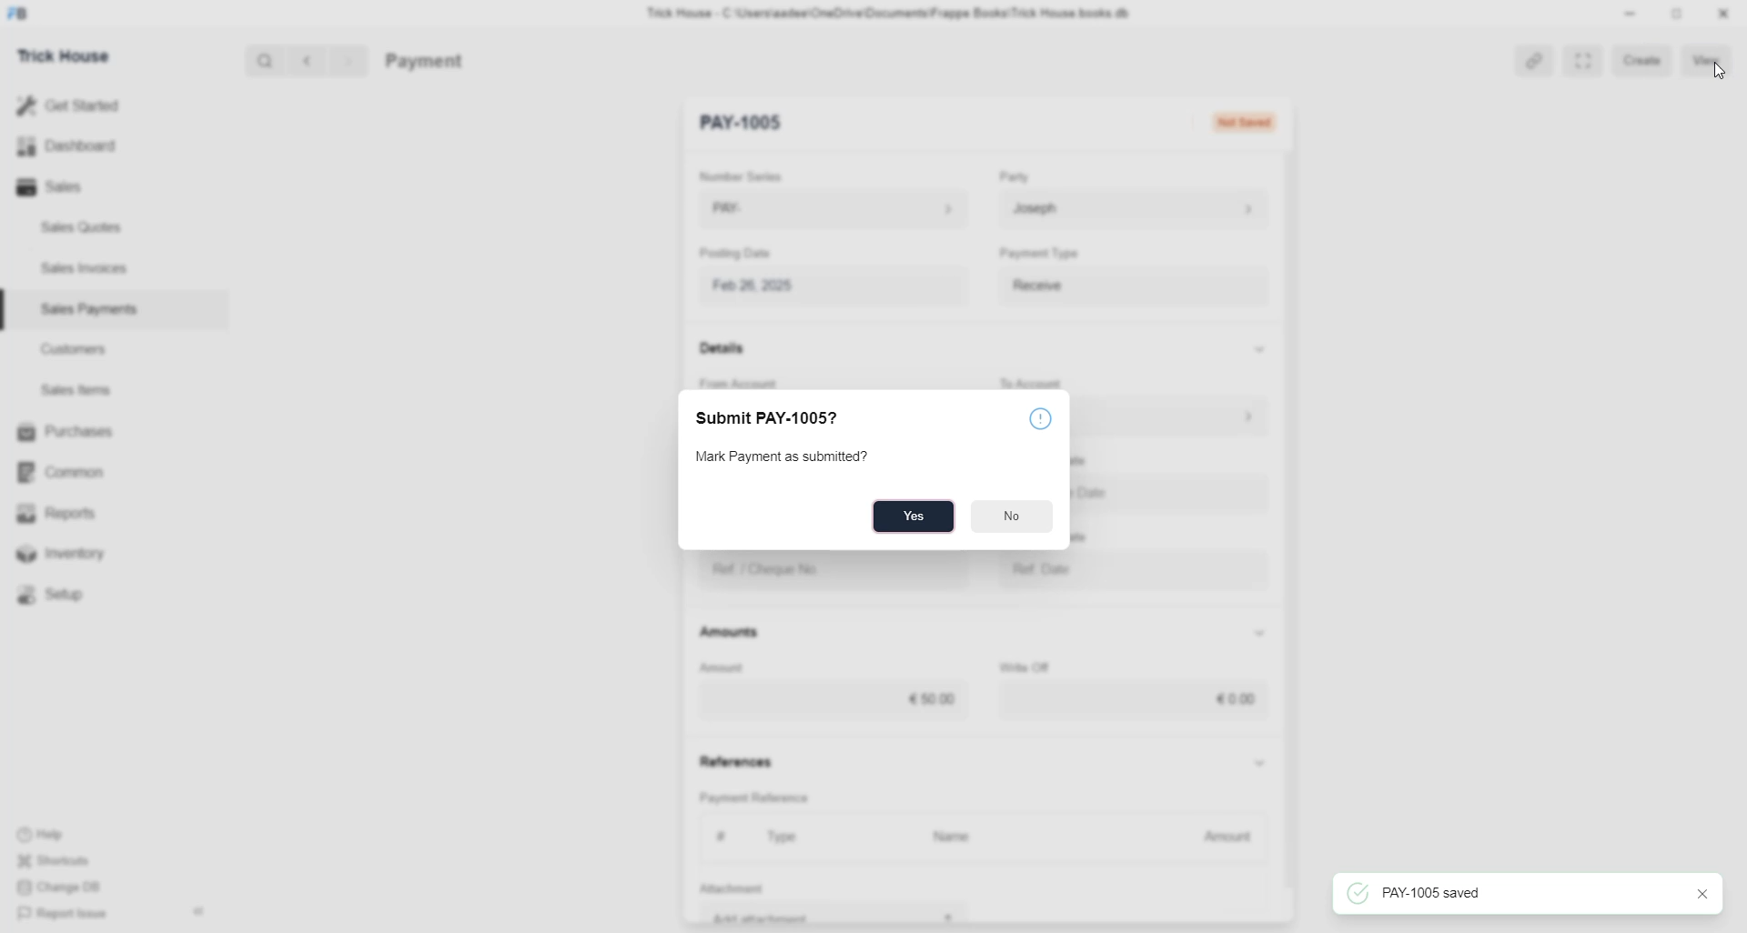 Image resolution: width=1747 pixels, height=933 pixels. What do you see at coordinates (198, 911) in the screenshot?
I see `Hide sidebar` at bounding box center [198, 911].